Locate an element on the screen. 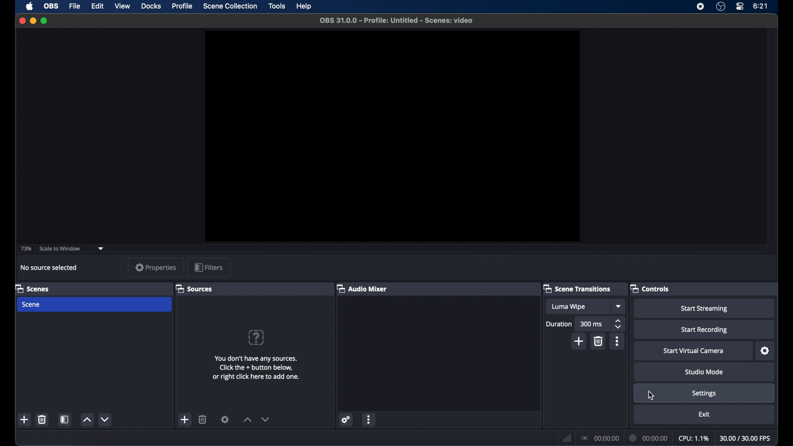 This screenshot has height=446, width=793. sources is located at coordinates (195, 289).